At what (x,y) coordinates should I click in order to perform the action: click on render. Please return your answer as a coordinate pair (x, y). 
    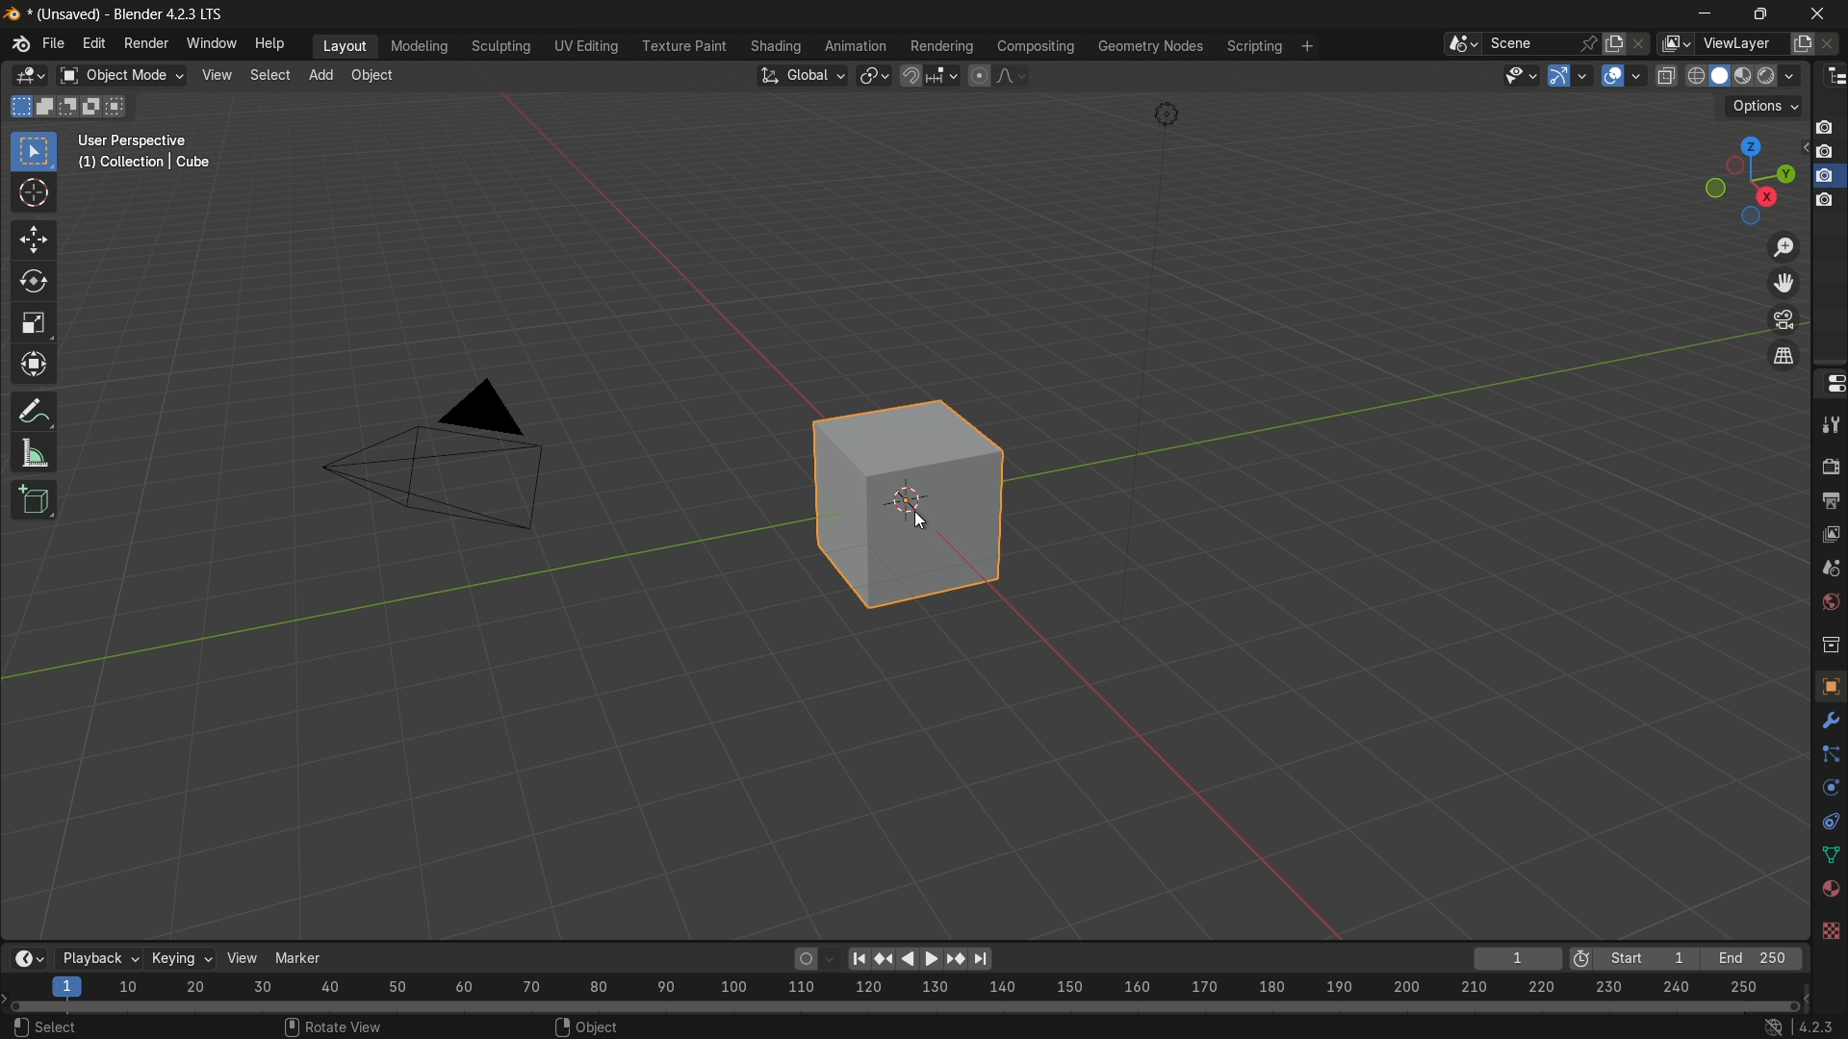
    Looking at the image, I should click on (1831, 467).